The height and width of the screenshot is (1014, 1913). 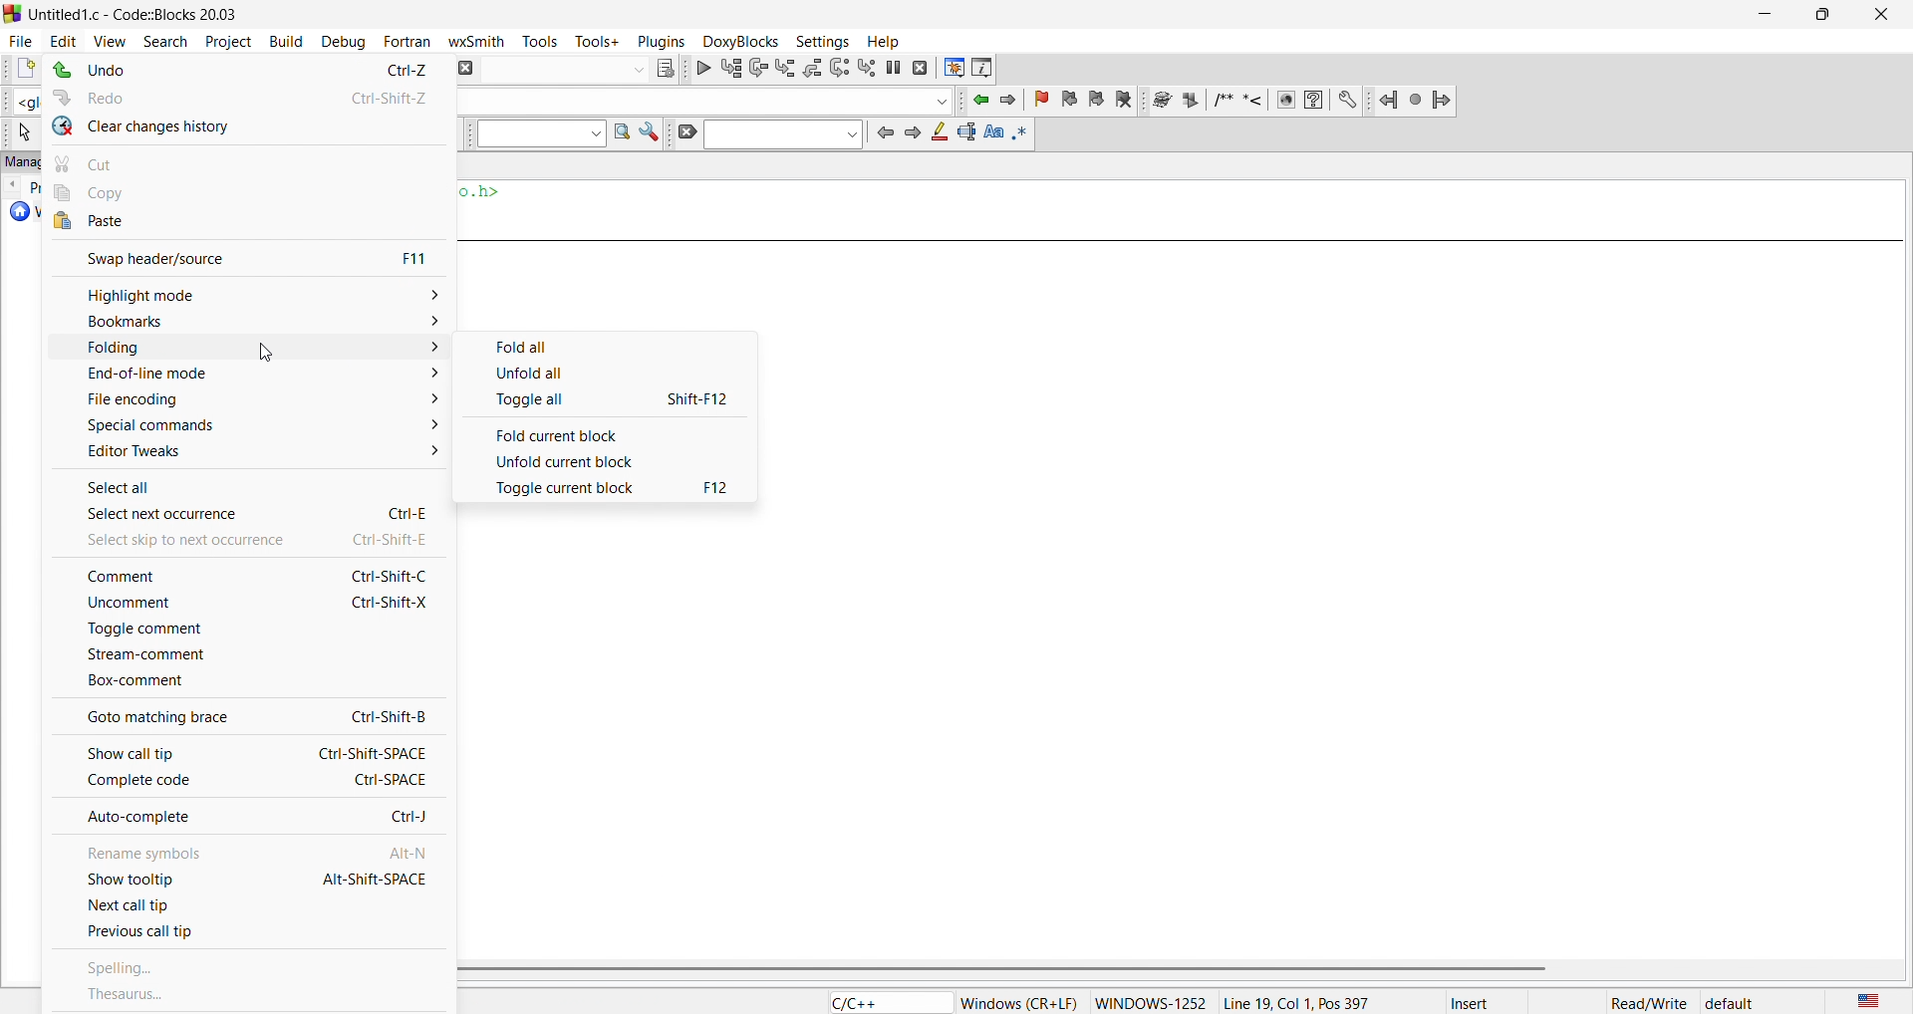 What do you see at coordinates (250, 160) in the screenshot?
I see `cut` at bounding box center [250, 160].